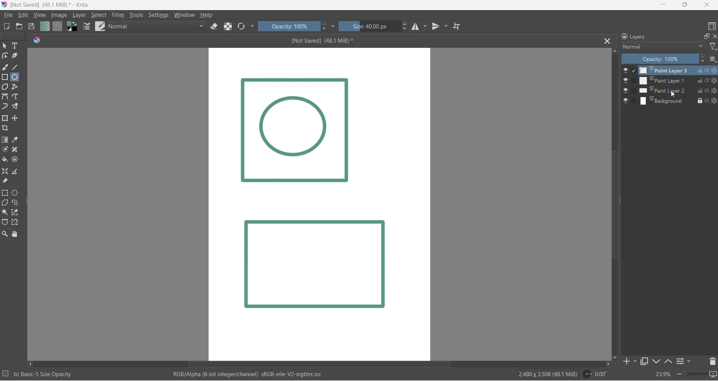  What do you see at coordinates (5, 140) in the screenshot?
I see `draw gradient` at bounding box center [5, 140].